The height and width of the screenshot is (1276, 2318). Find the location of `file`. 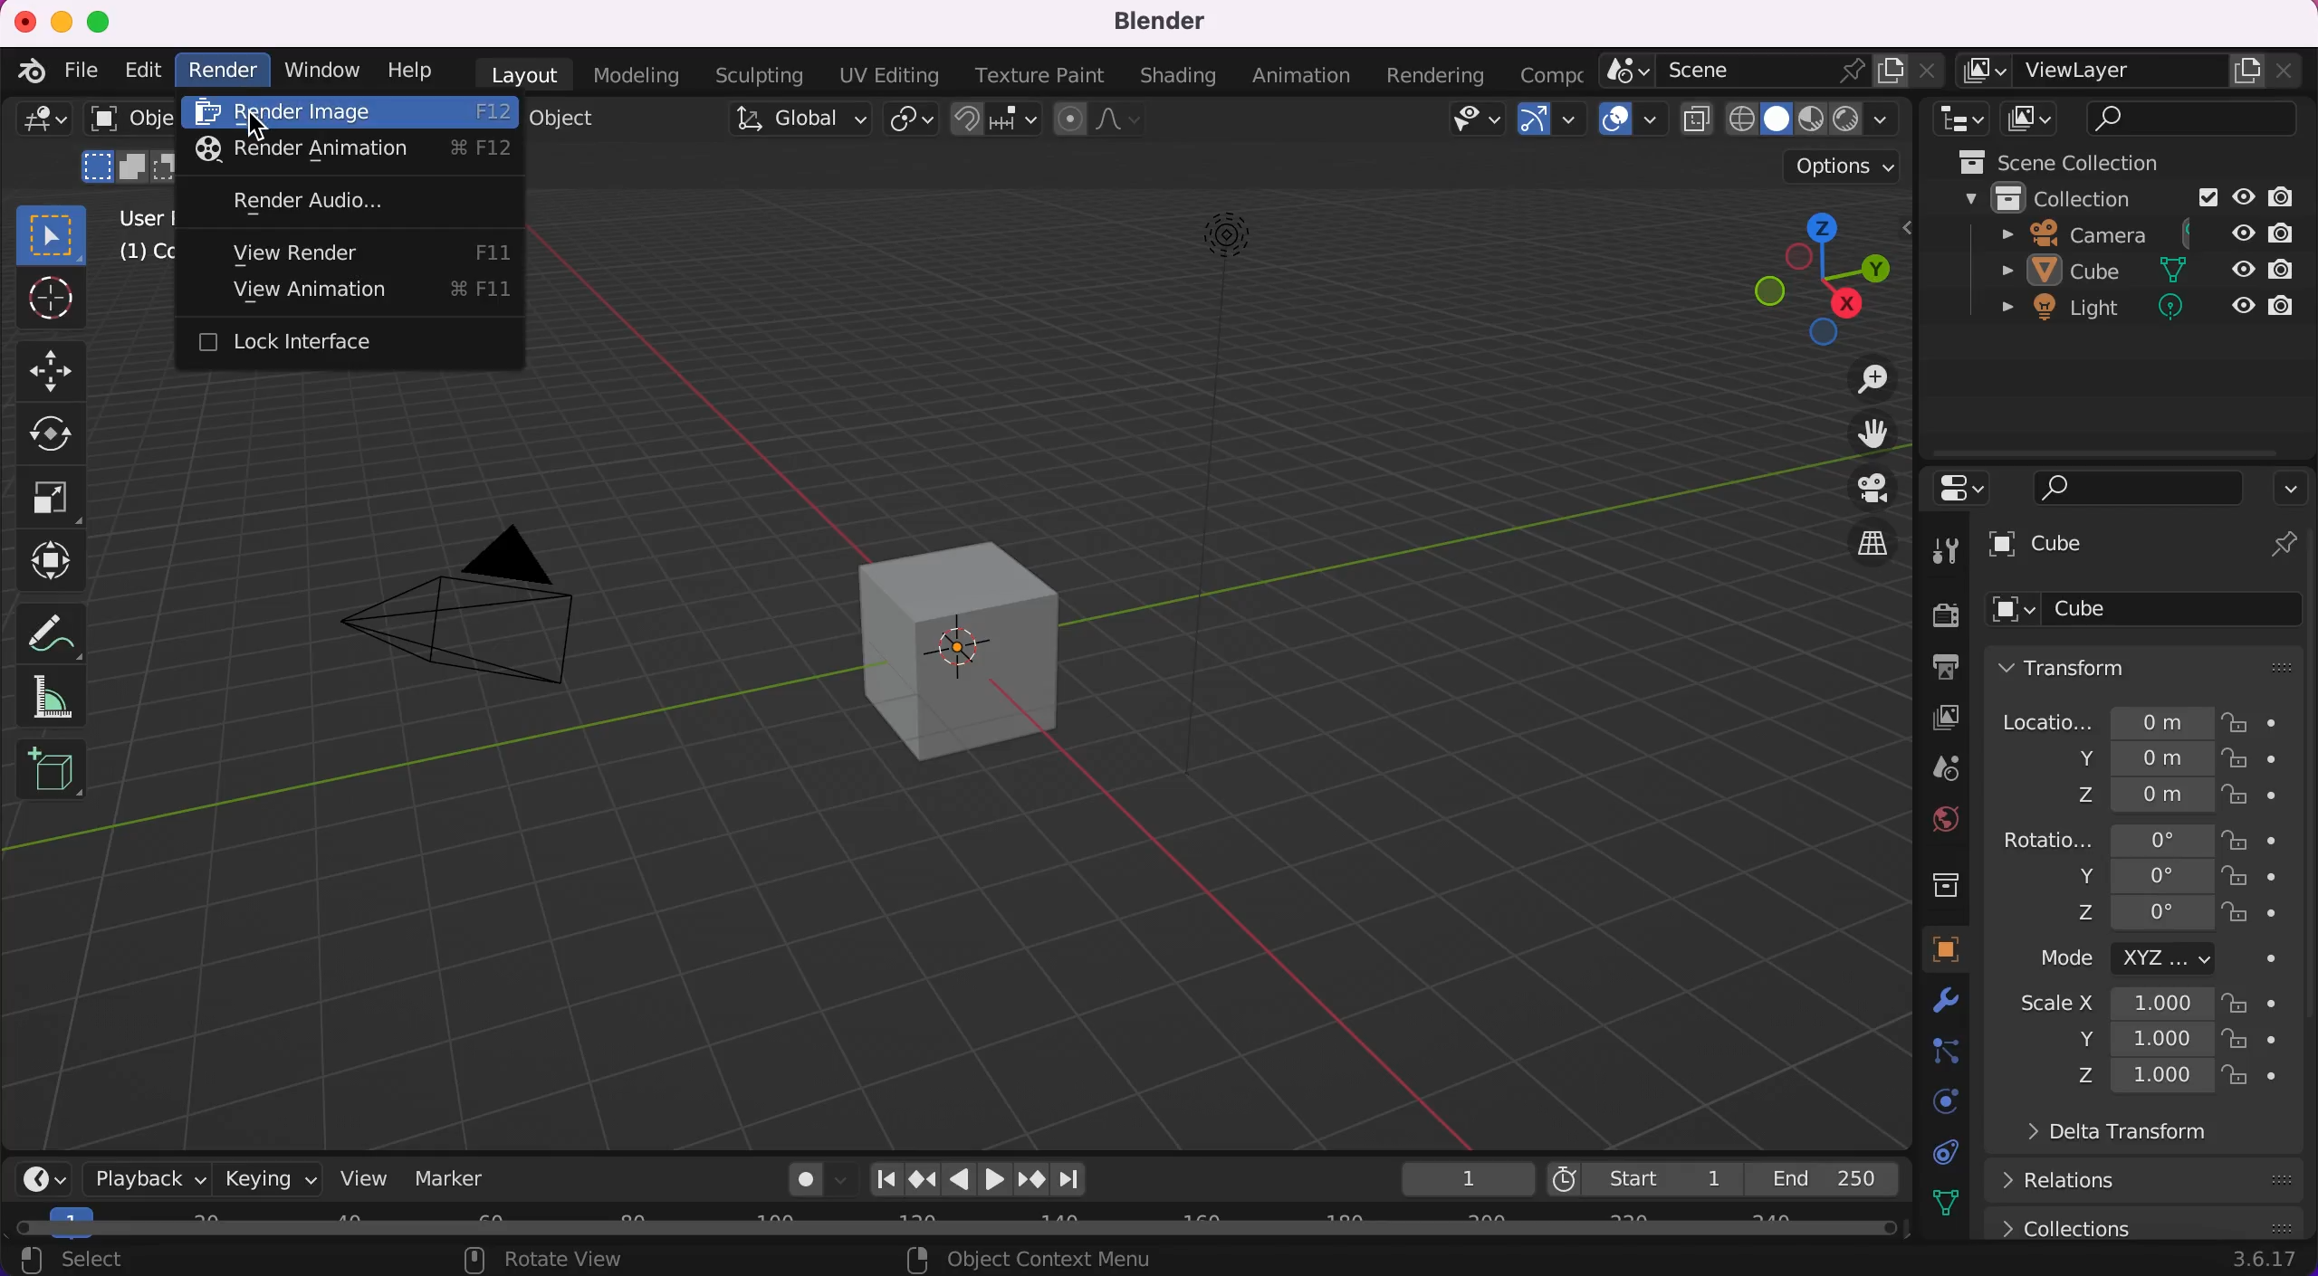

file is located at coordinates (80, 67).